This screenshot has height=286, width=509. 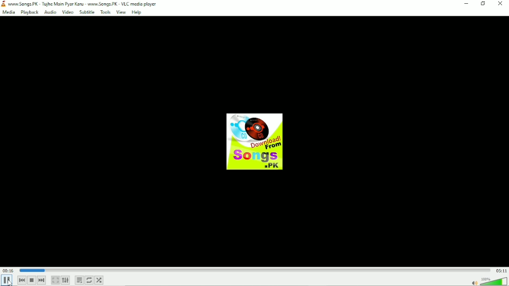 I want to click on Restore, so click(x=466, y=4).